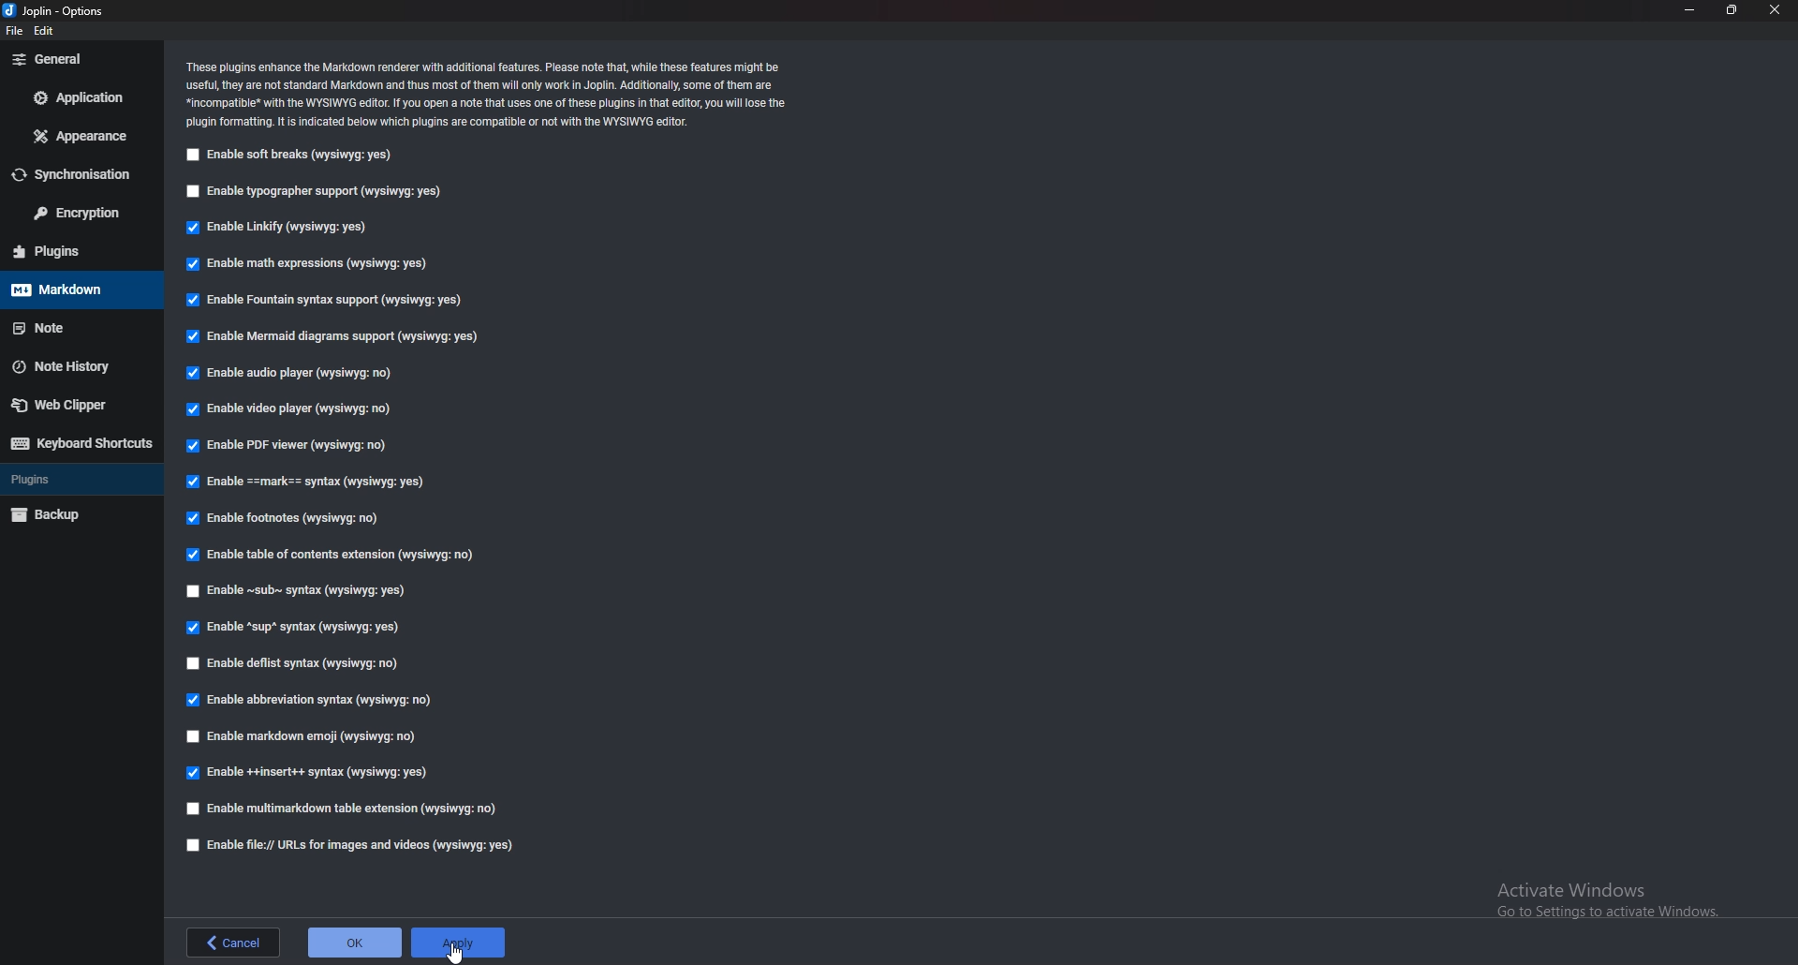  Describe the element at coordinates (314, 482) in the screenshot. I see `enable Mark Syntax` at that location.